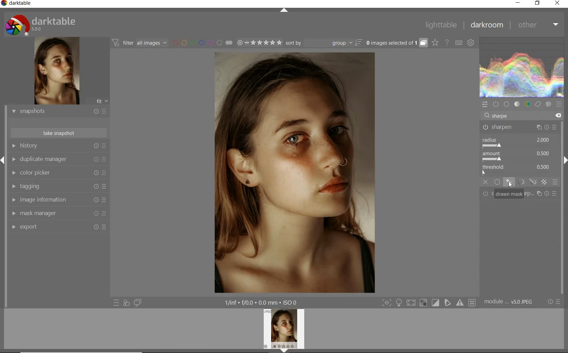 Image resolution: width=568 pixels, height=353 pixels. Describe the element at coordinates (554, 302) in the screenshot. I see `reset or presets & preferences` at that location.